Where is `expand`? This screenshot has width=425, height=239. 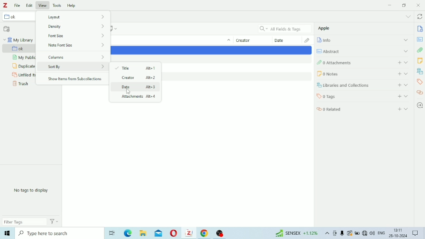 expand is located at coordinates (408, 110).